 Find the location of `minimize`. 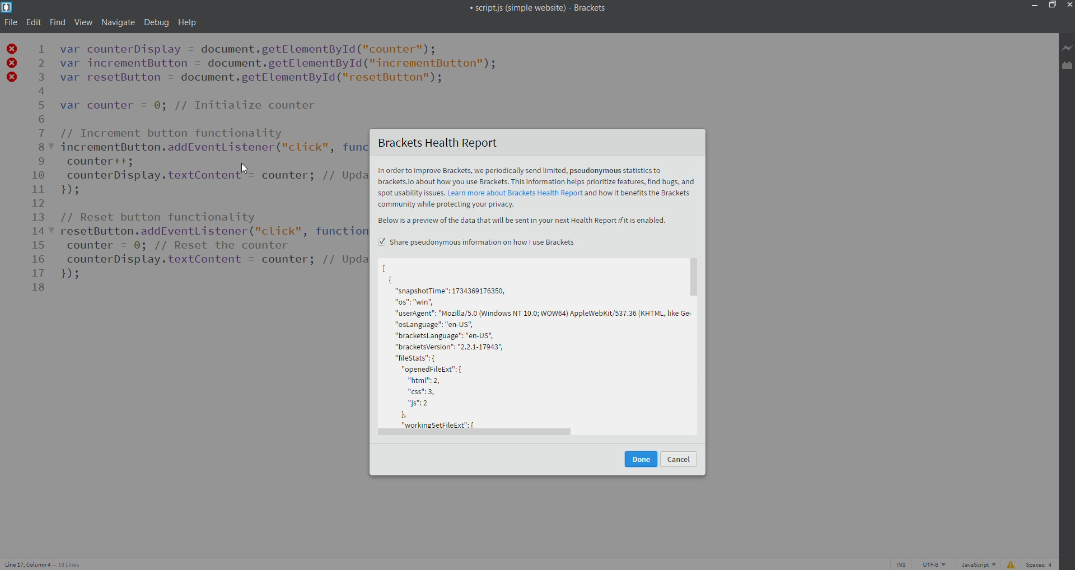

minimize is located at coordinates (1035, 7).